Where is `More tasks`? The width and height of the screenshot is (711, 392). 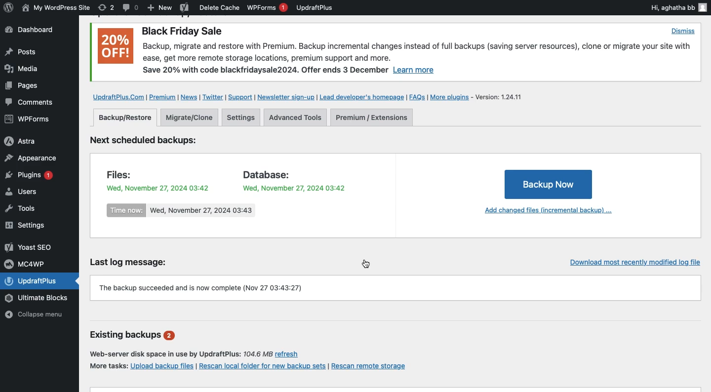
More tasks is located at coordinates (106, 365).